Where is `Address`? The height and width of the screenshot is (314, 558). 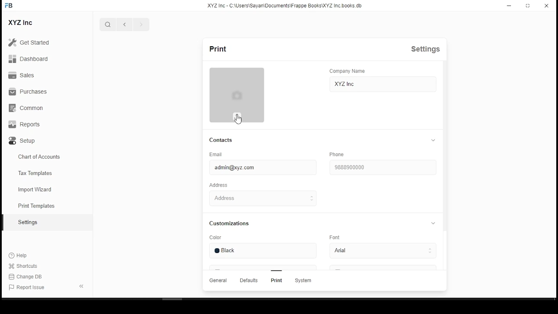
Address is located at coordinates (218, 185).